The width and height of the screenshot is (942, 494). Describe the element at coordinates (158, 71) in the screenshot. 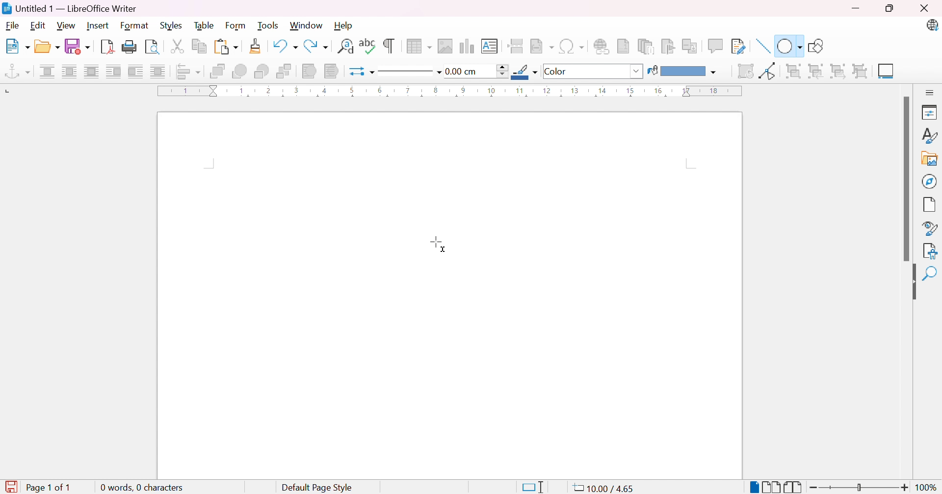

I see `Through` at that location.